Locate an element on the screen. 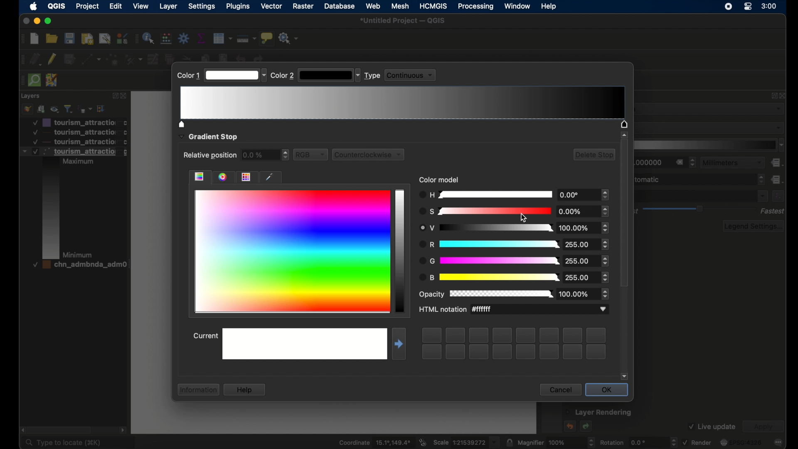 This screenshot has width=798, height=449. canvas is located at coordinates (334, 419).